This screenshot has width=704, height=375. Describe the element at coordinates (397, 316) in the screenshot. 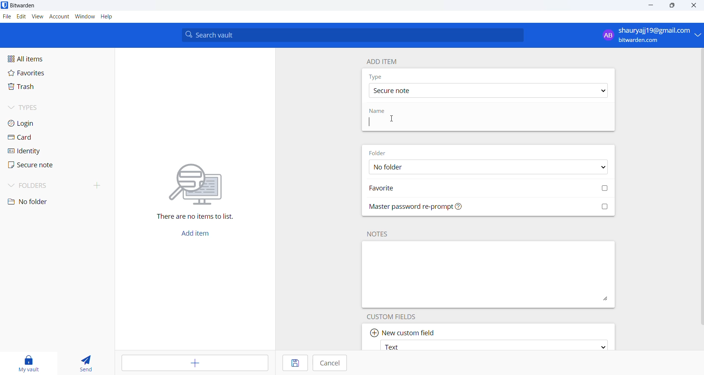

I see `custom fields heading` at that location.